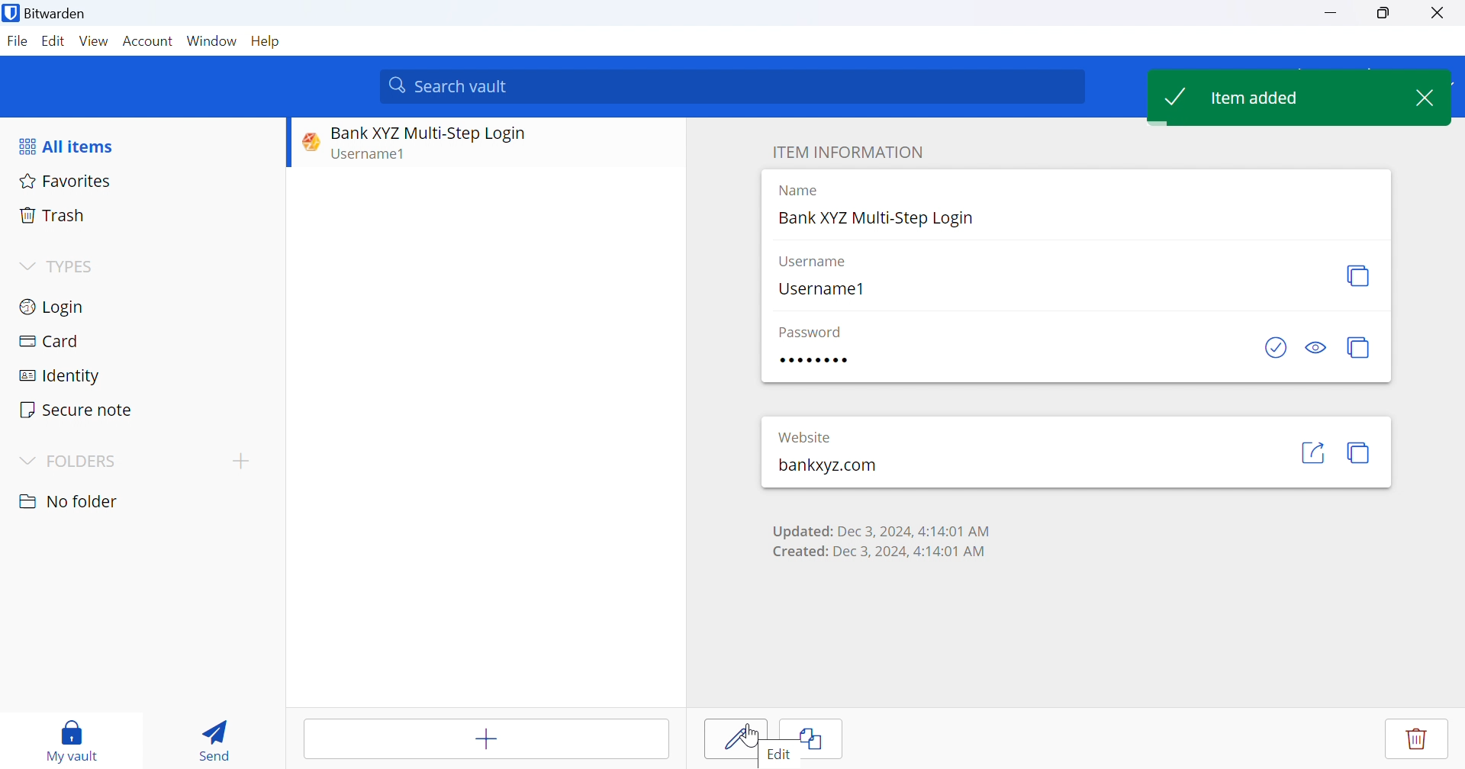 This screenshot has width=1465, height=769. What do you see at coordinates (878, 528) in the screenshot?
I see `Updated: Dec 3, 2024, 4:14:01 AM` at bounding box center [878, 528].